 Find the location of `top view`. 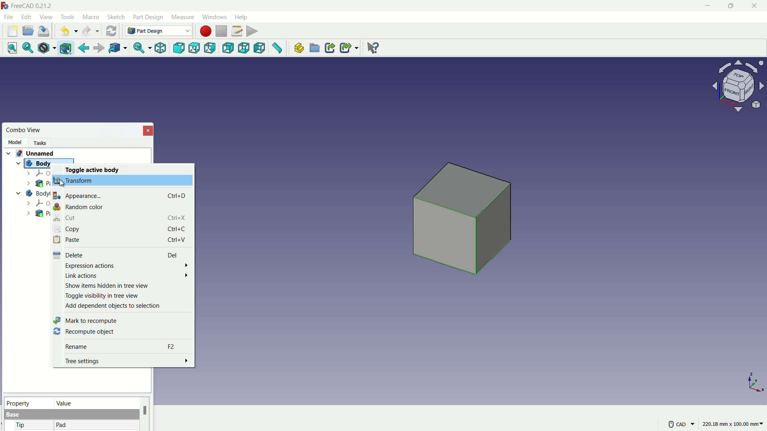

top view is located at coordinates (196, 48).